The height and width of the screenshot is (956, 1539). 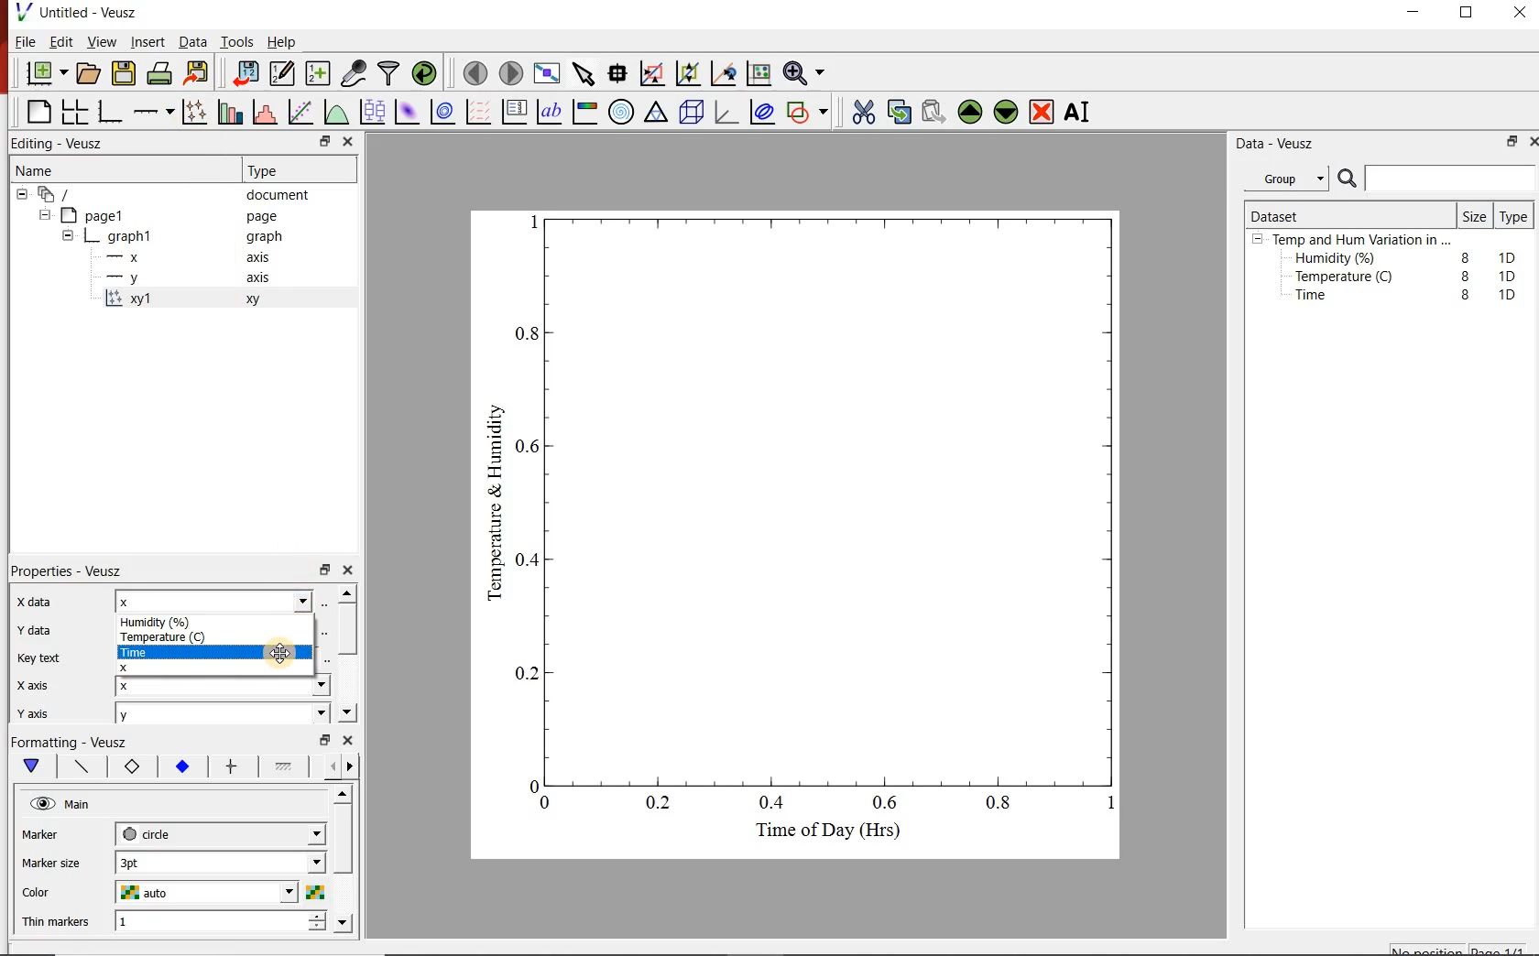 I want to click on plot a vector field, so click(x=479, y=112).